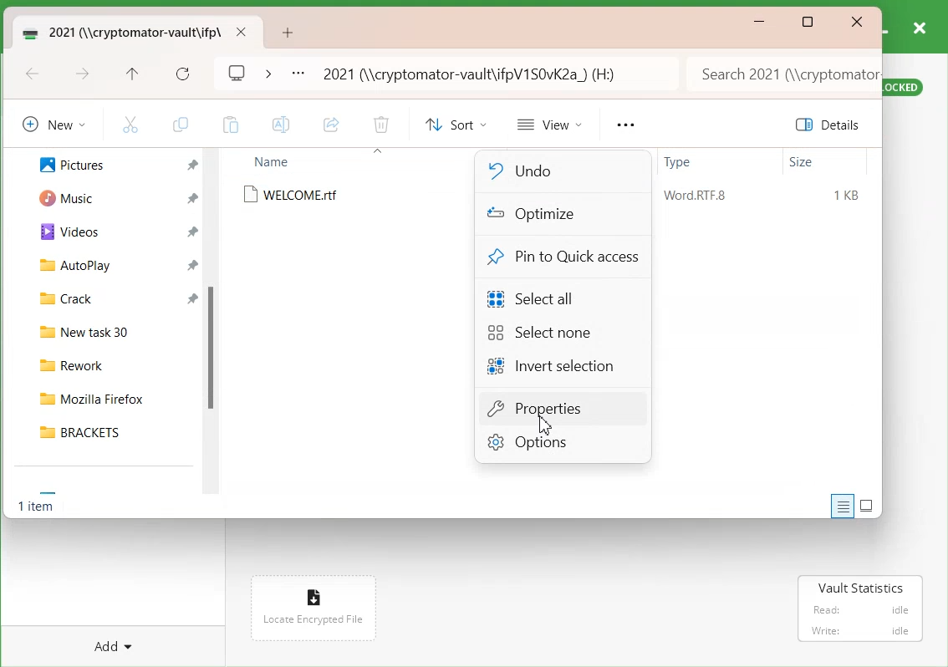  Describe the element at coordinates (193, 165) in the screenshot. I see `Pin a file` at that location.